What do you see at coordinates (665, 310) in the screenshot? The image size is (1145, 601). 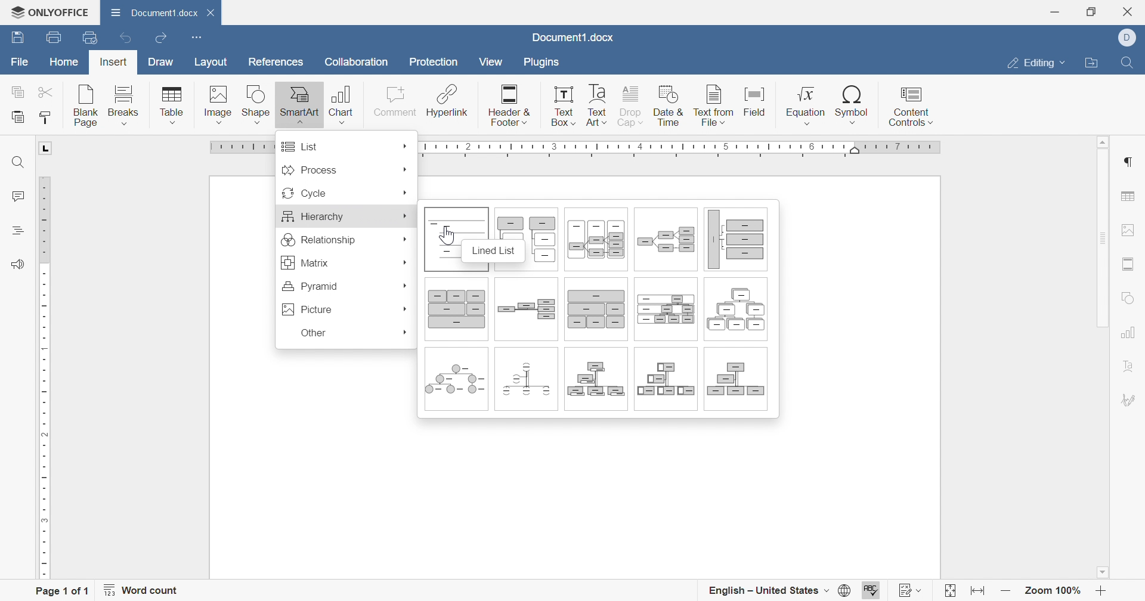 I see `Labeled hierarchy` at bounding box center [665, 310].